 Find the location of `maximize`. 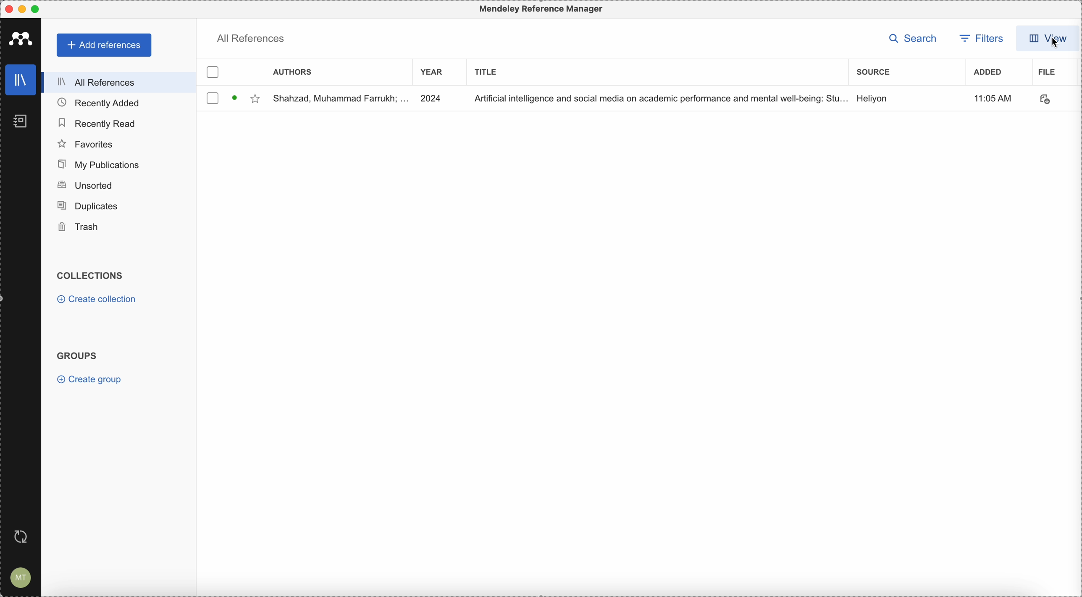

maximize is located at coordinates (36, 9).